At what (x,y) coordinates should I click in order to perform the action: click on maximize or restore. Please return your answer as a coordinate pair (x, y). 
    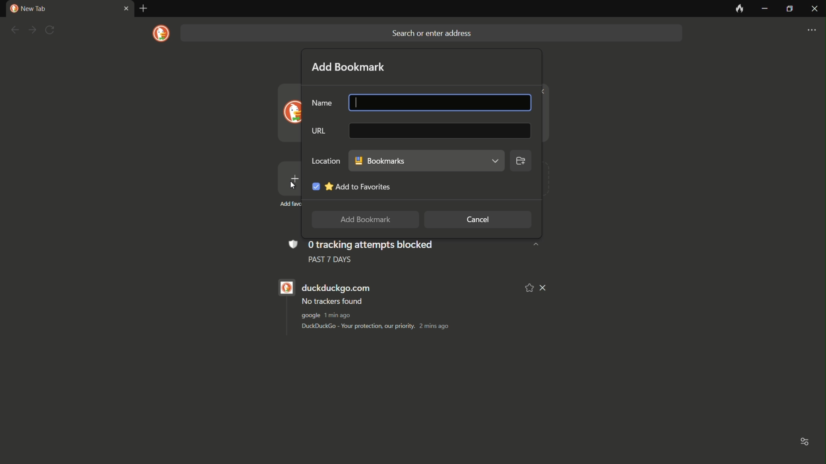
    Looking at the image, I should click on (789, 9).